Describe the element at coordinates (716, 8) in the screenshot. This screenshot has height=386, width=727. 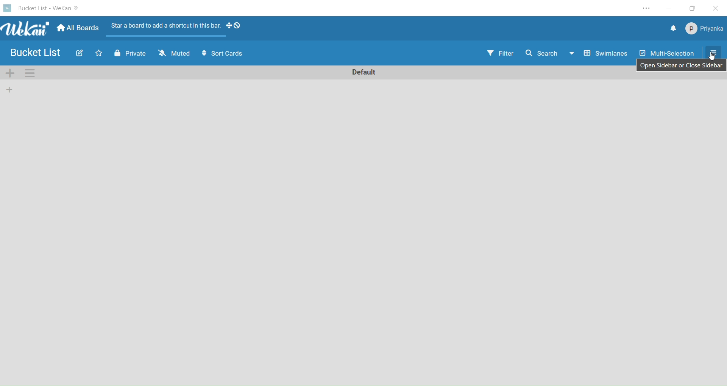
I see `close` at that location.